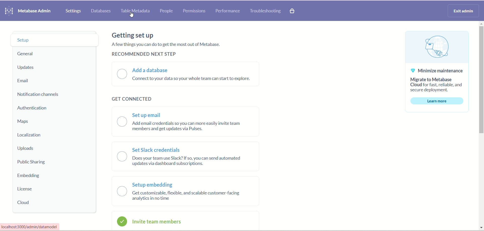  I want to click on public sharing, so click(34, 164).